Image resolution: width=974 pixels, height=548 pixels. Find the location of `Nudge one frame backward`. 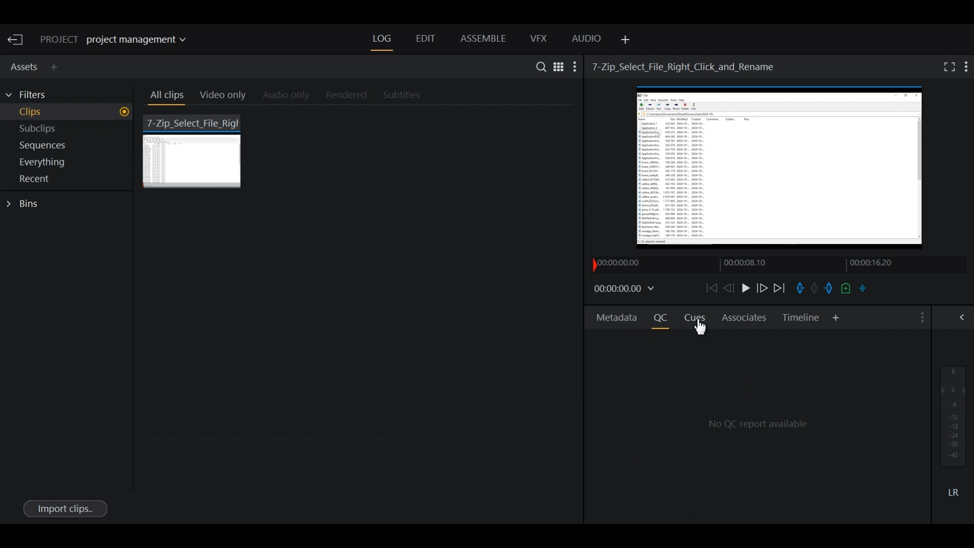

Nudge one frame backward is located at coordinates (728, 288).